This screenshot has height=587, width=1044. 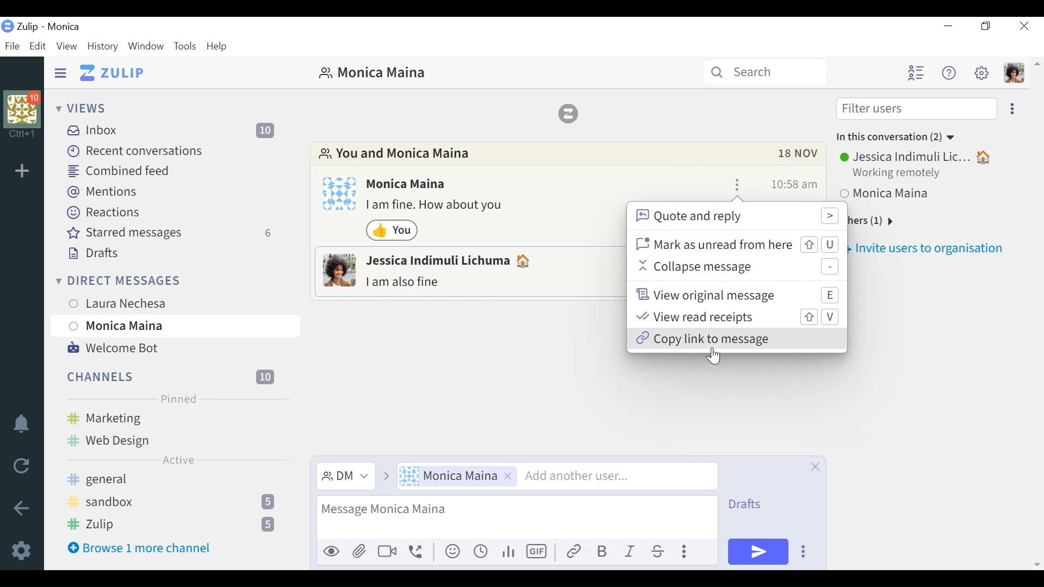 What do you see at coordinates (105, 47) in the screenshot?
I see `History` at bounding box center [105, 47].